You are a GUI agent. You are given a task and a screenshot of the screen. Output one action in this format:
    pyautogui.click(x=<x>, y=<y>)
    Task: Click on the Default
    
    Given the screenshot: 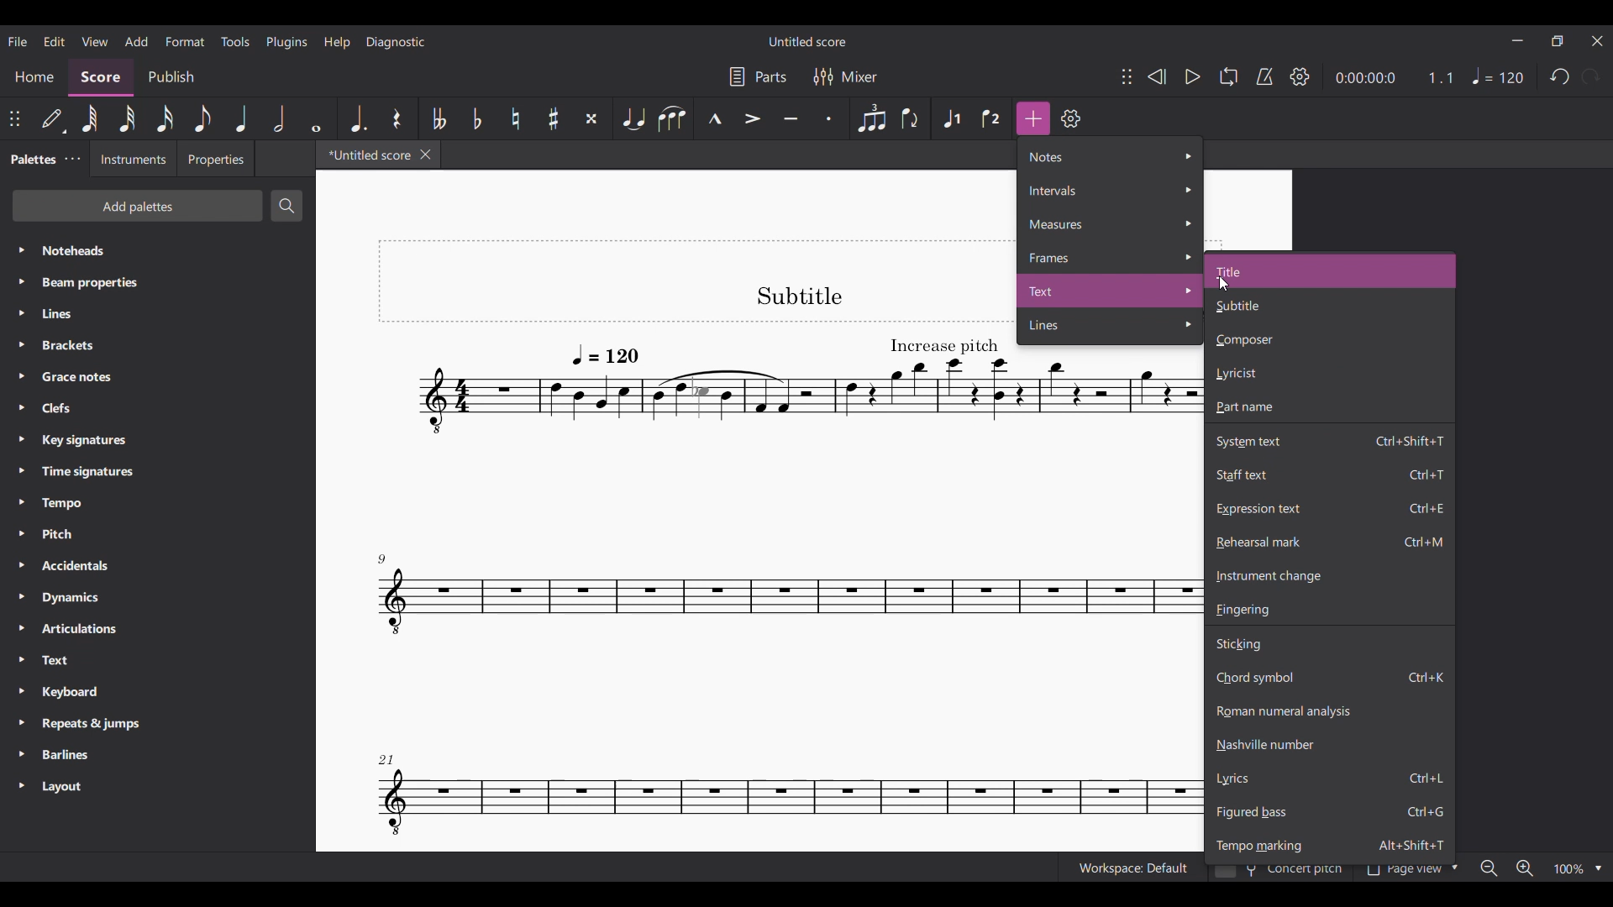 What is the action you would take?
    pyautogui.click(x=54, y=118)
    